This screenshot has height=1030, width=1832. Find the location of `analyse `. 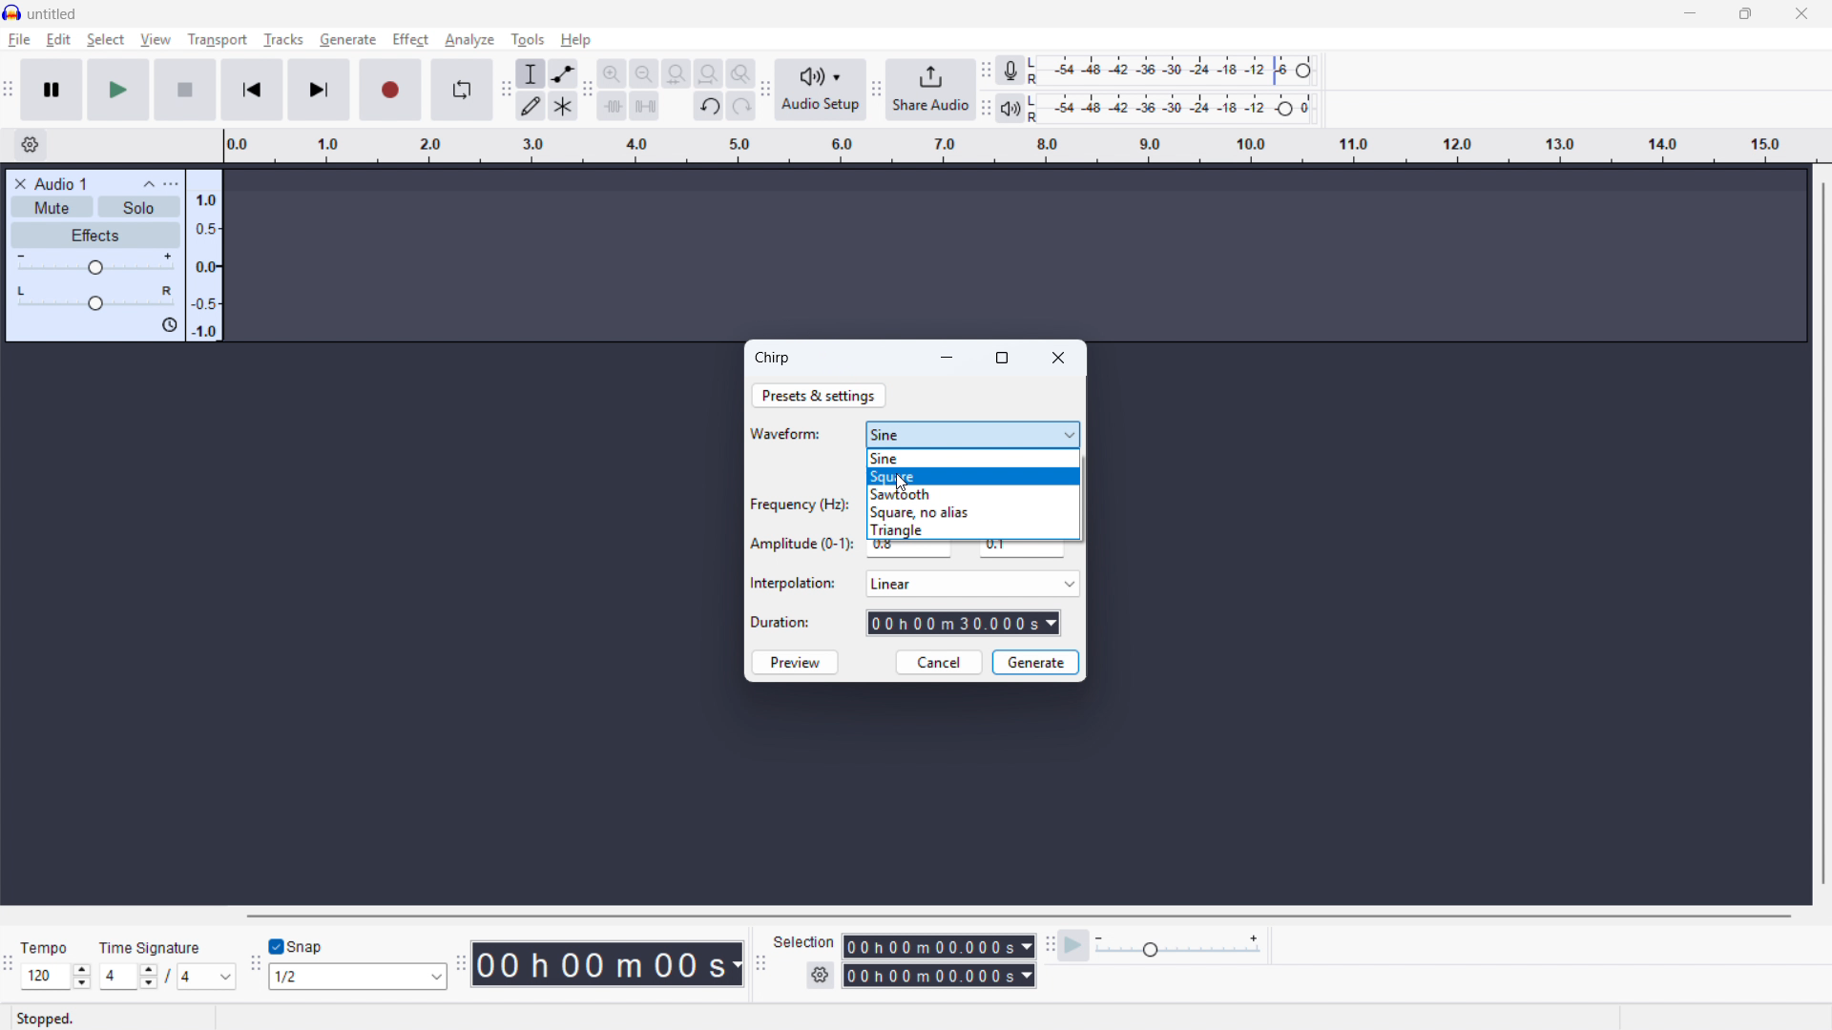

analyse  is located at coordinates (468, 41).